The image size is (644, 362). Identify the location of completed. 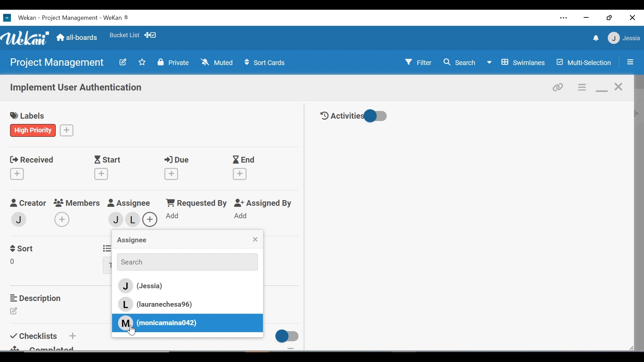
(47, 348).